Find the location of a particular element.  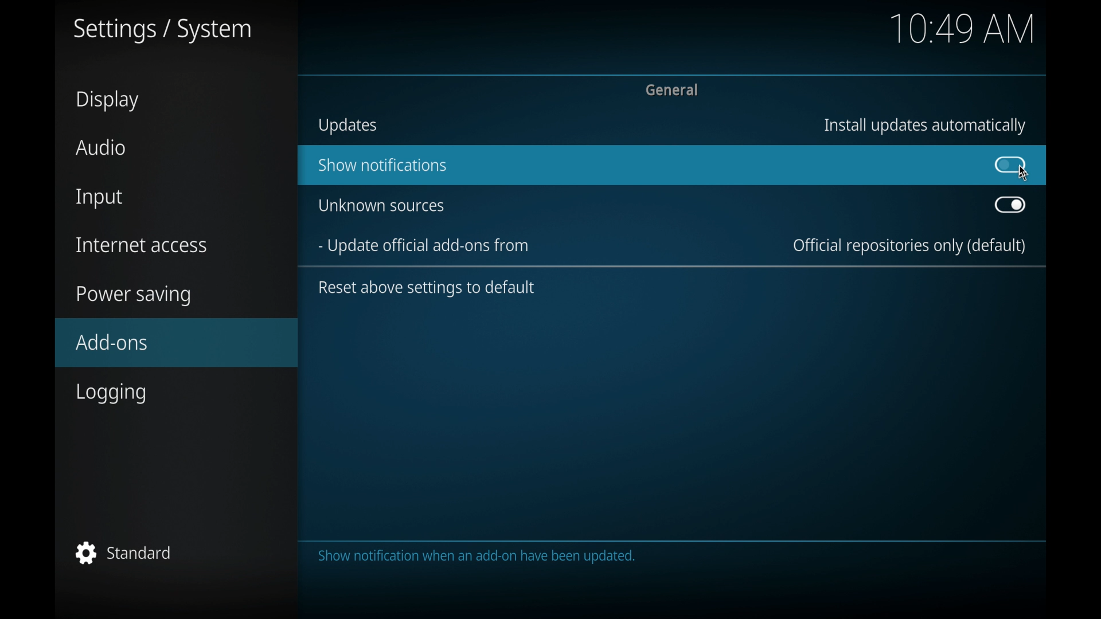

cursor is located at coordinates (1022, 173).